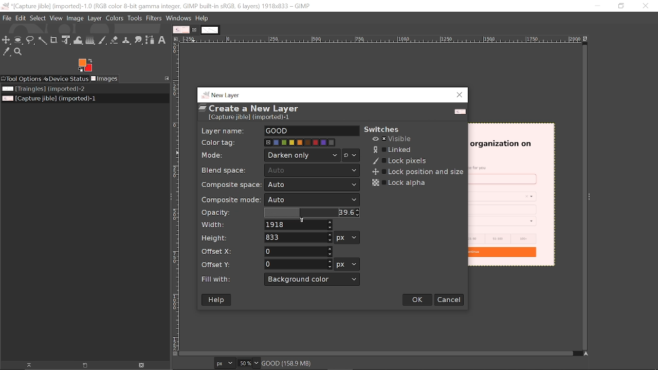 The width and height of the screenshot is (658, 370). What do you see at coordinates (78, 40) in the screenshot?
I see `Wrap text tool` at bounding box center [78, 40].